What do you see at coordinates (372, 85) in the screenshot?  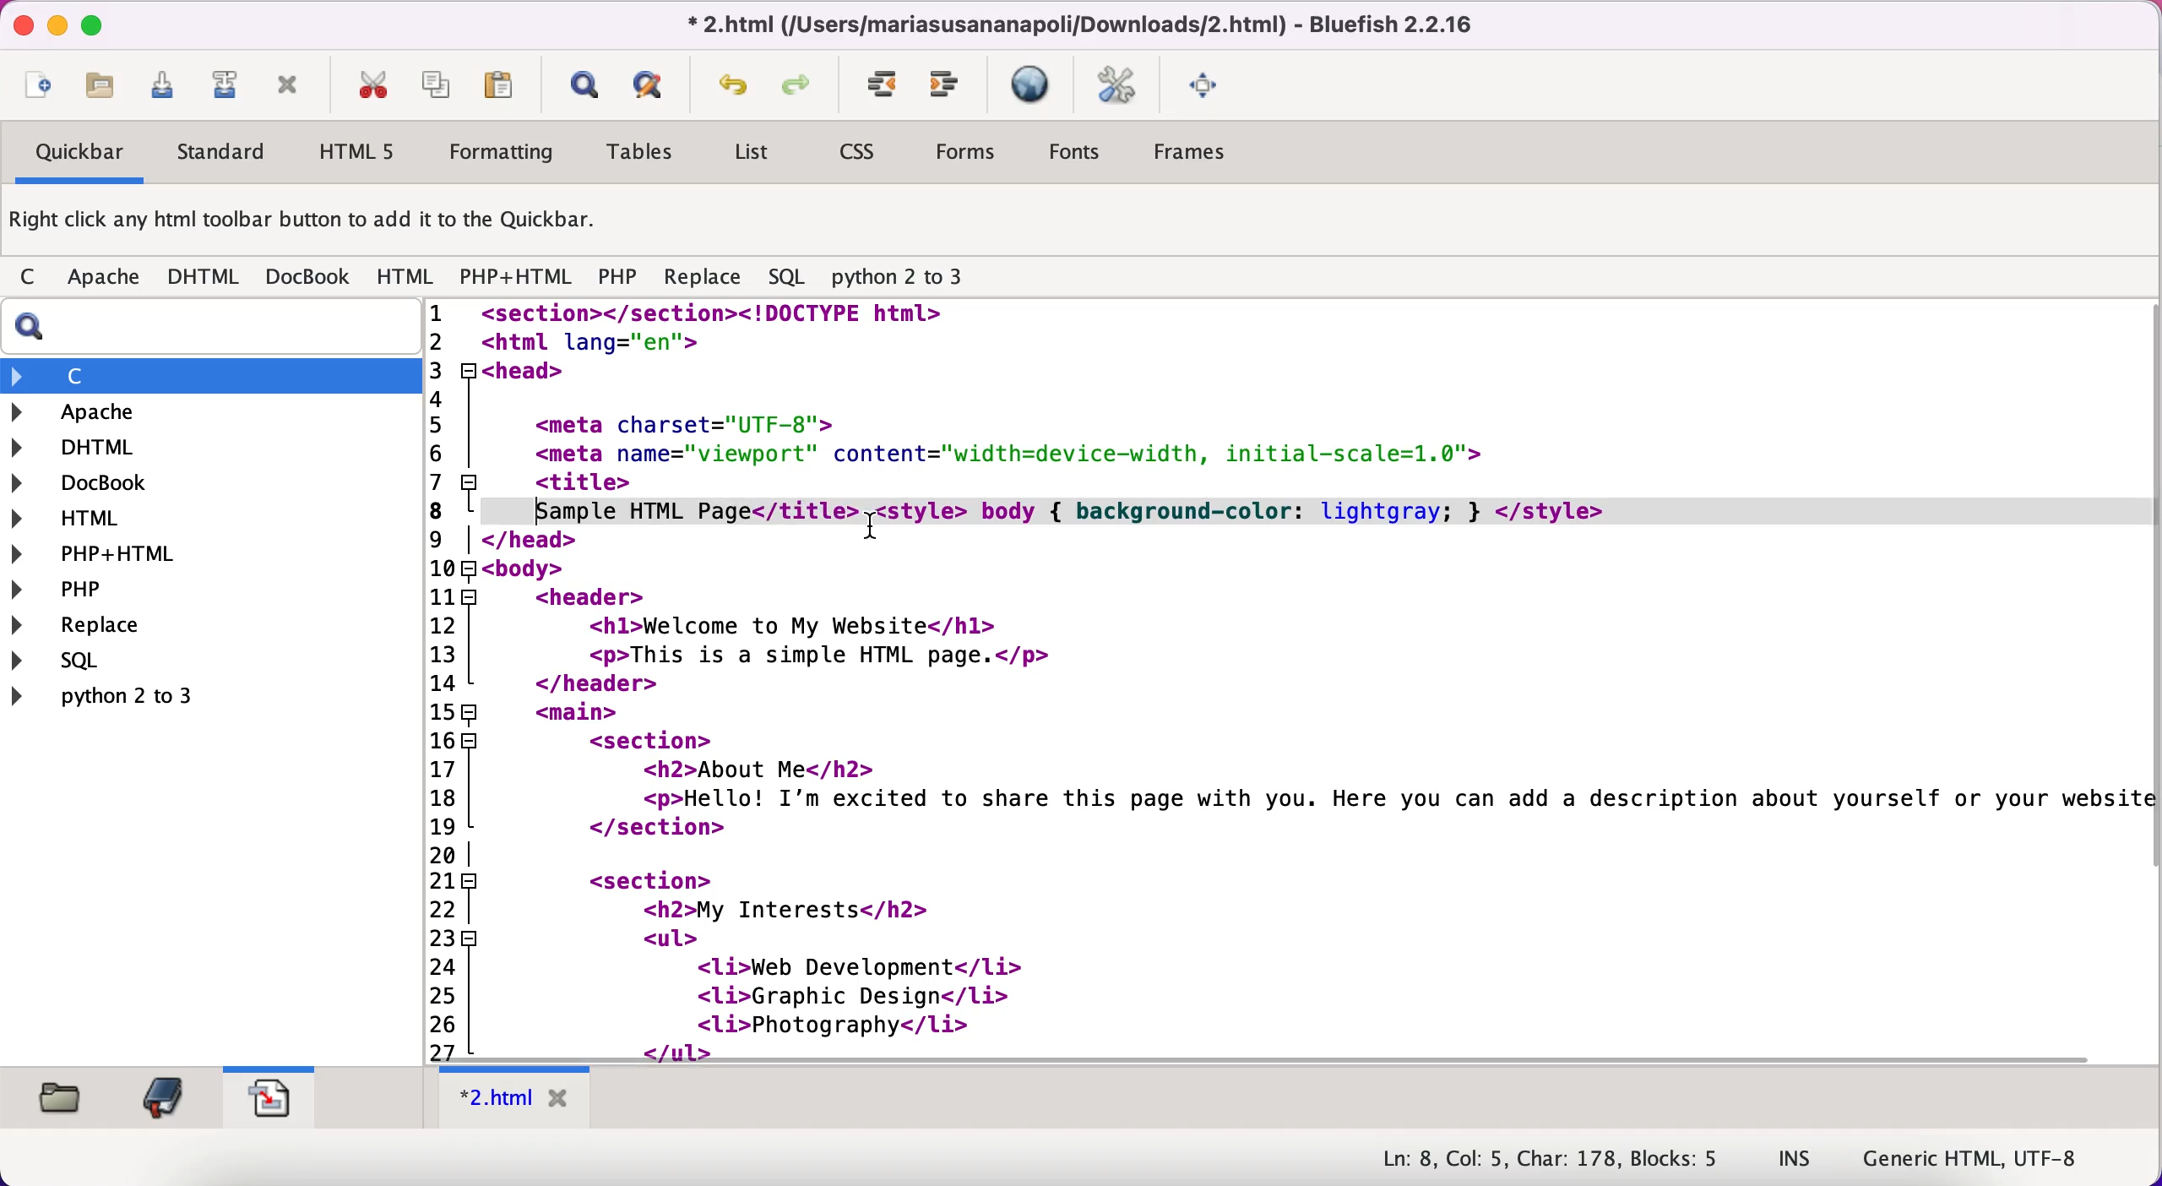 I see `cut` at bounding box center [372, 85].